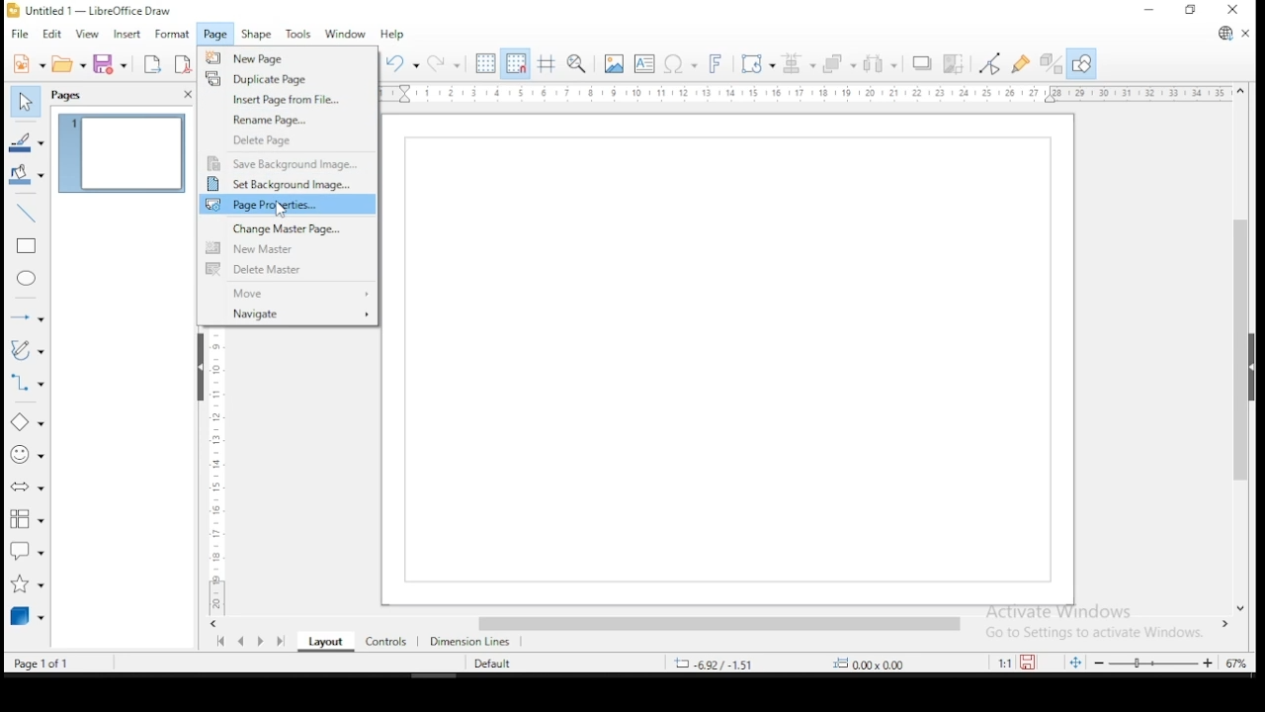 The height and width of the screenshot is (712, 1265). Describe the element at coordinates (1237, 662) in the screenshot. I see `zoom factor` at that location.